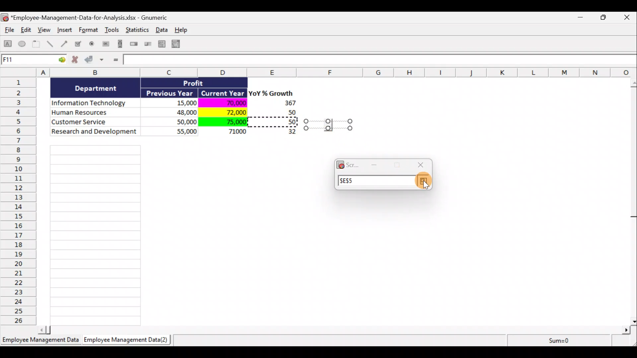  What do you see at coordinates (119, 45) in the screenshot?
I see `Create a scrollbar` at bounding box center [119, 45].